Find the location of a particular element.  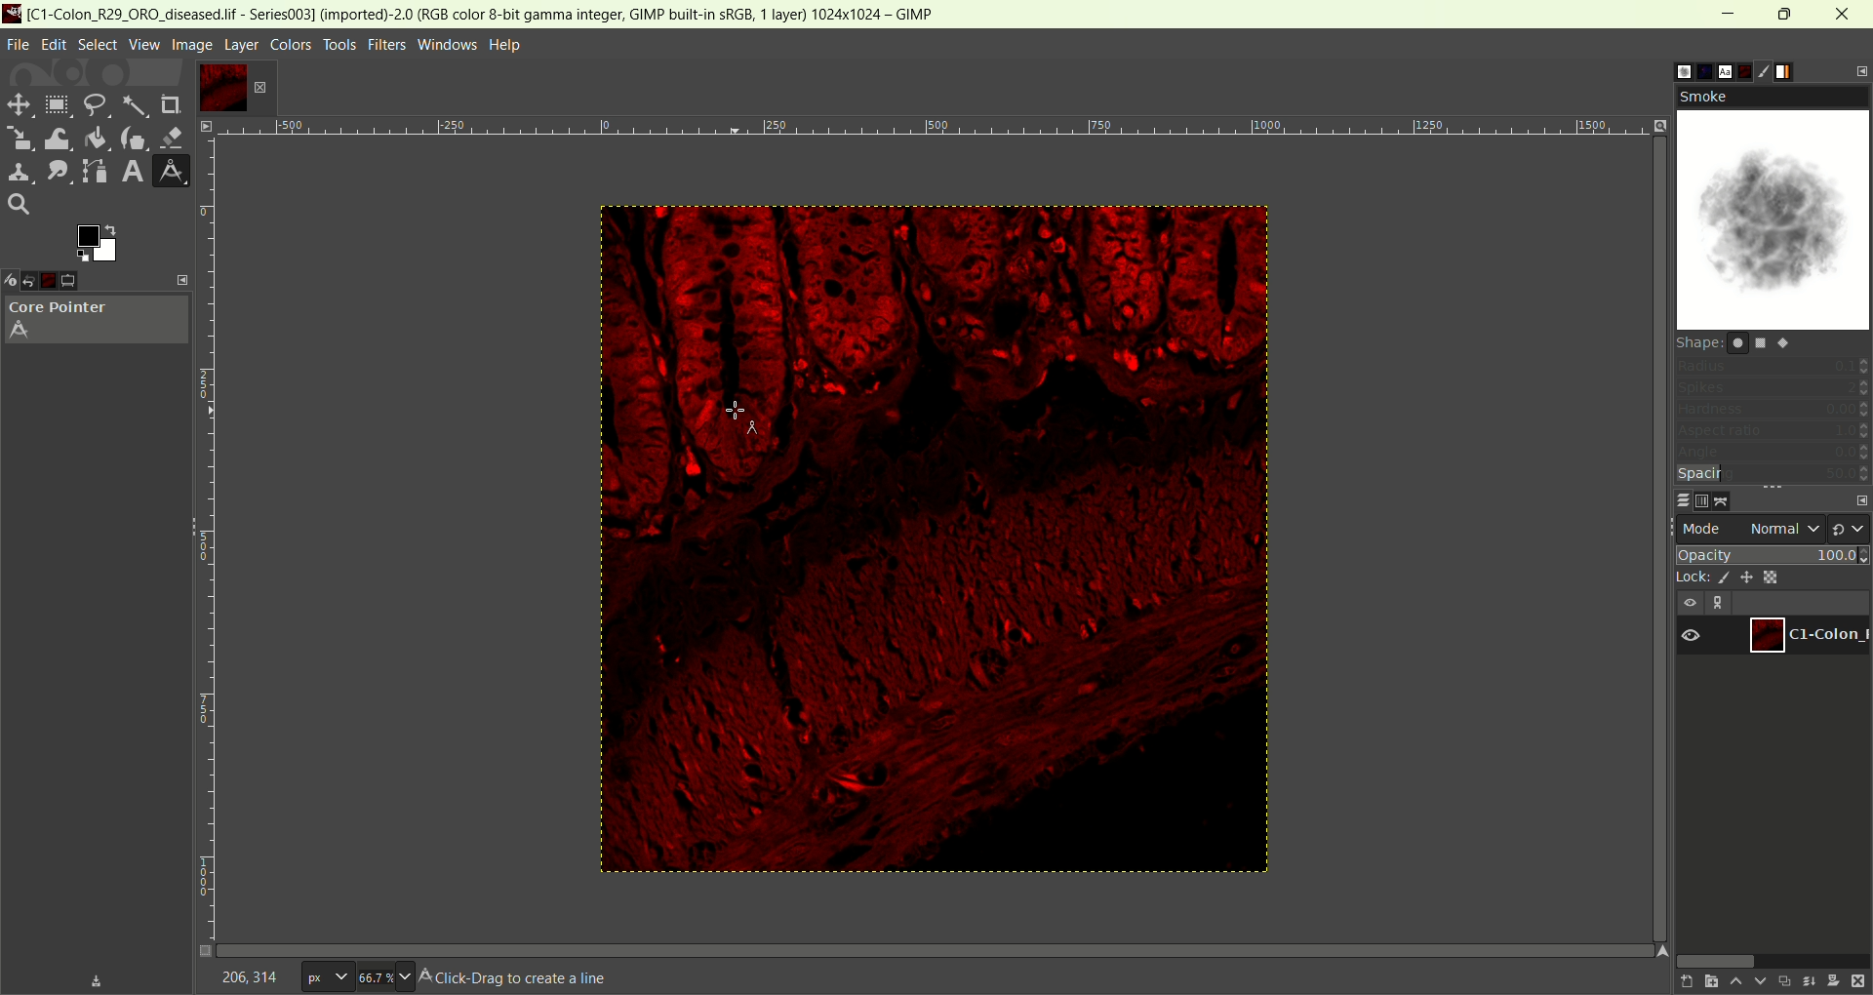

measure tool is located at coordinates (171, 171).